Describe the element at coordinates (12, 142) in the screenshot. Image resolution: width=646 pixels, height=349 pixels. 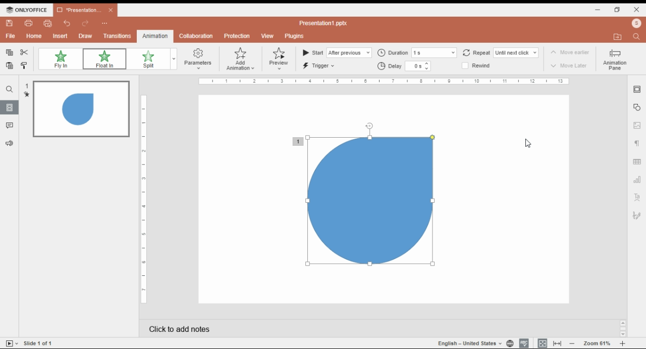
I see `feedback and supportslide ` at that location.